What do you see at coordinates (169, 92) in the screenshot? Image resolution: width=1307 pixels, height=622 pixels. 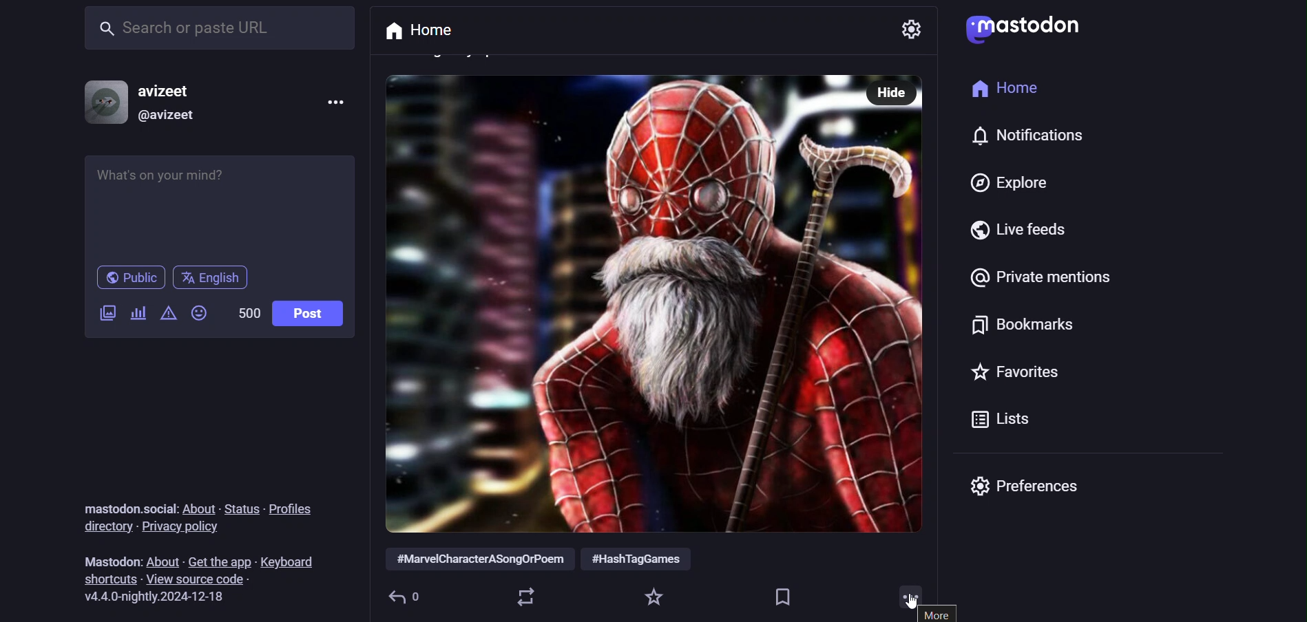 I see `avizeet` at bounding box center [169, 92].